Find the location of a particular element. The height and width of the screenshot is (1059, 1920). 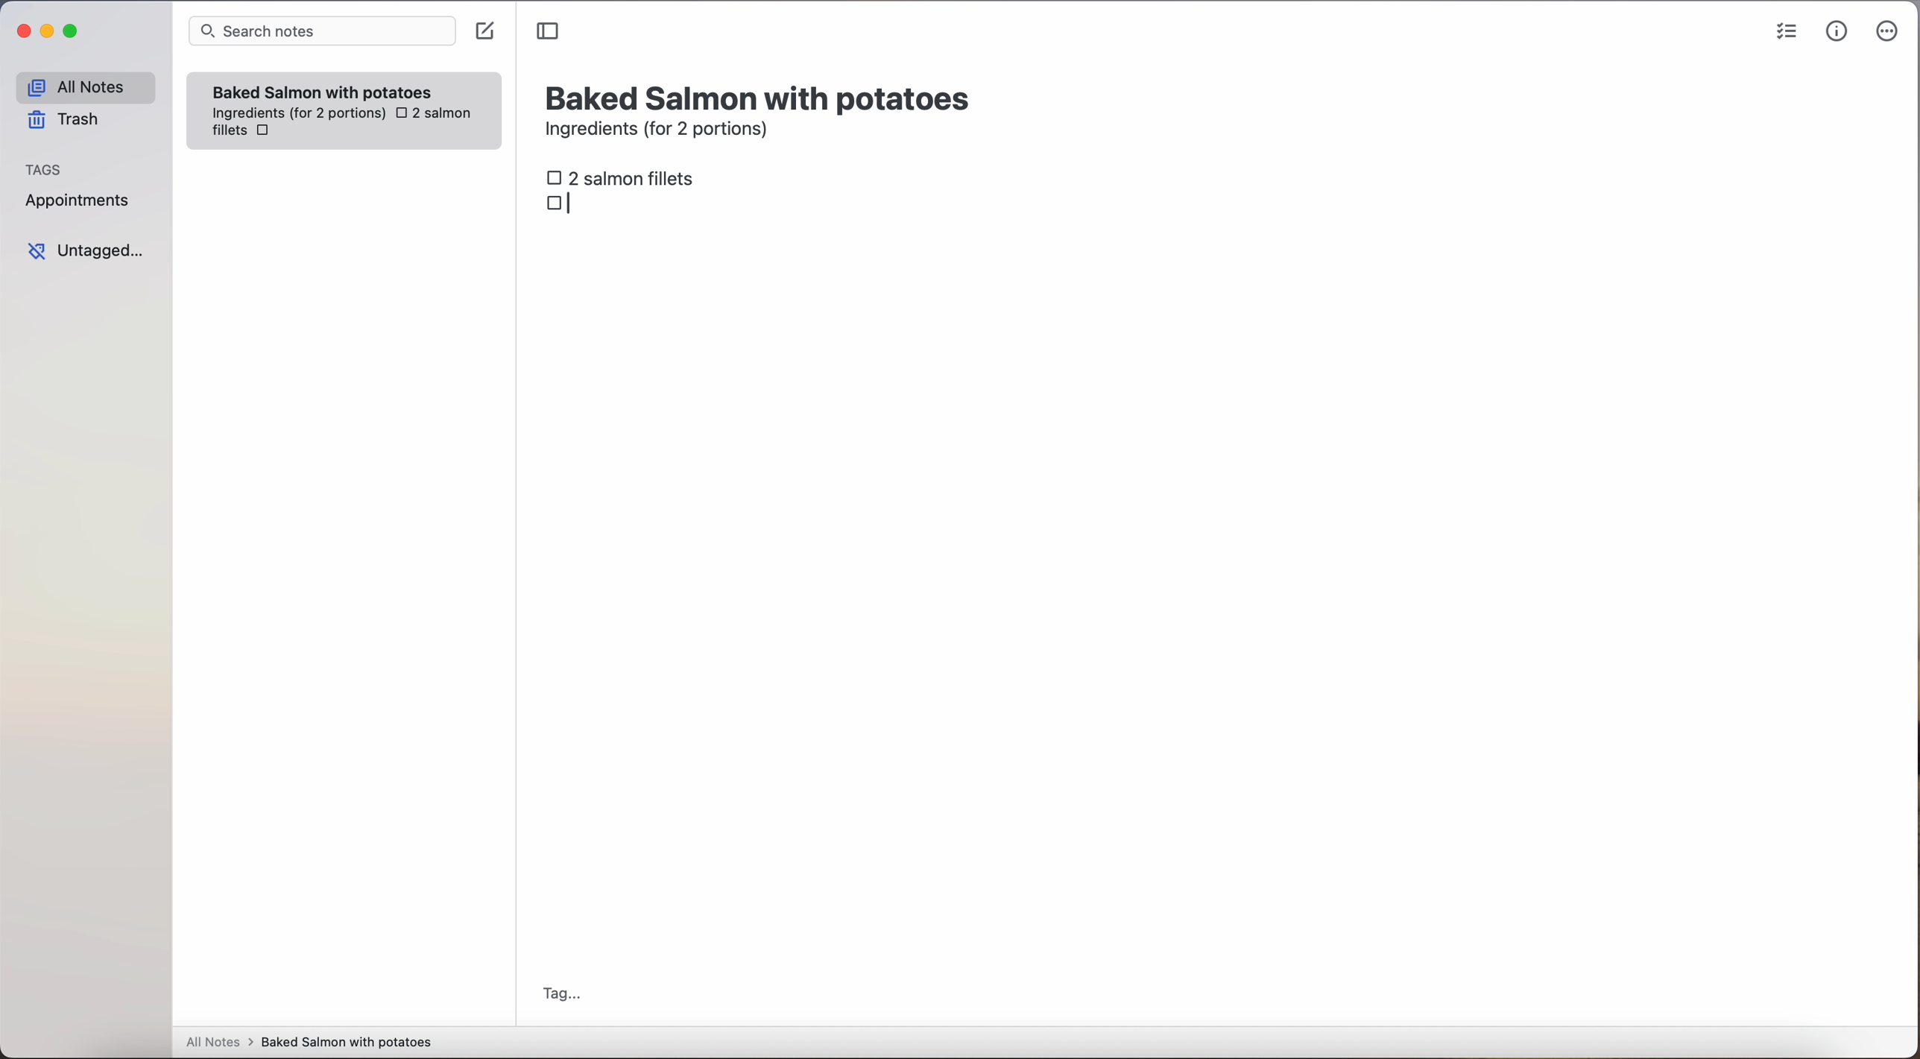

all notes > baked Salmon with potatoes is located at coordinates (309, 1041).